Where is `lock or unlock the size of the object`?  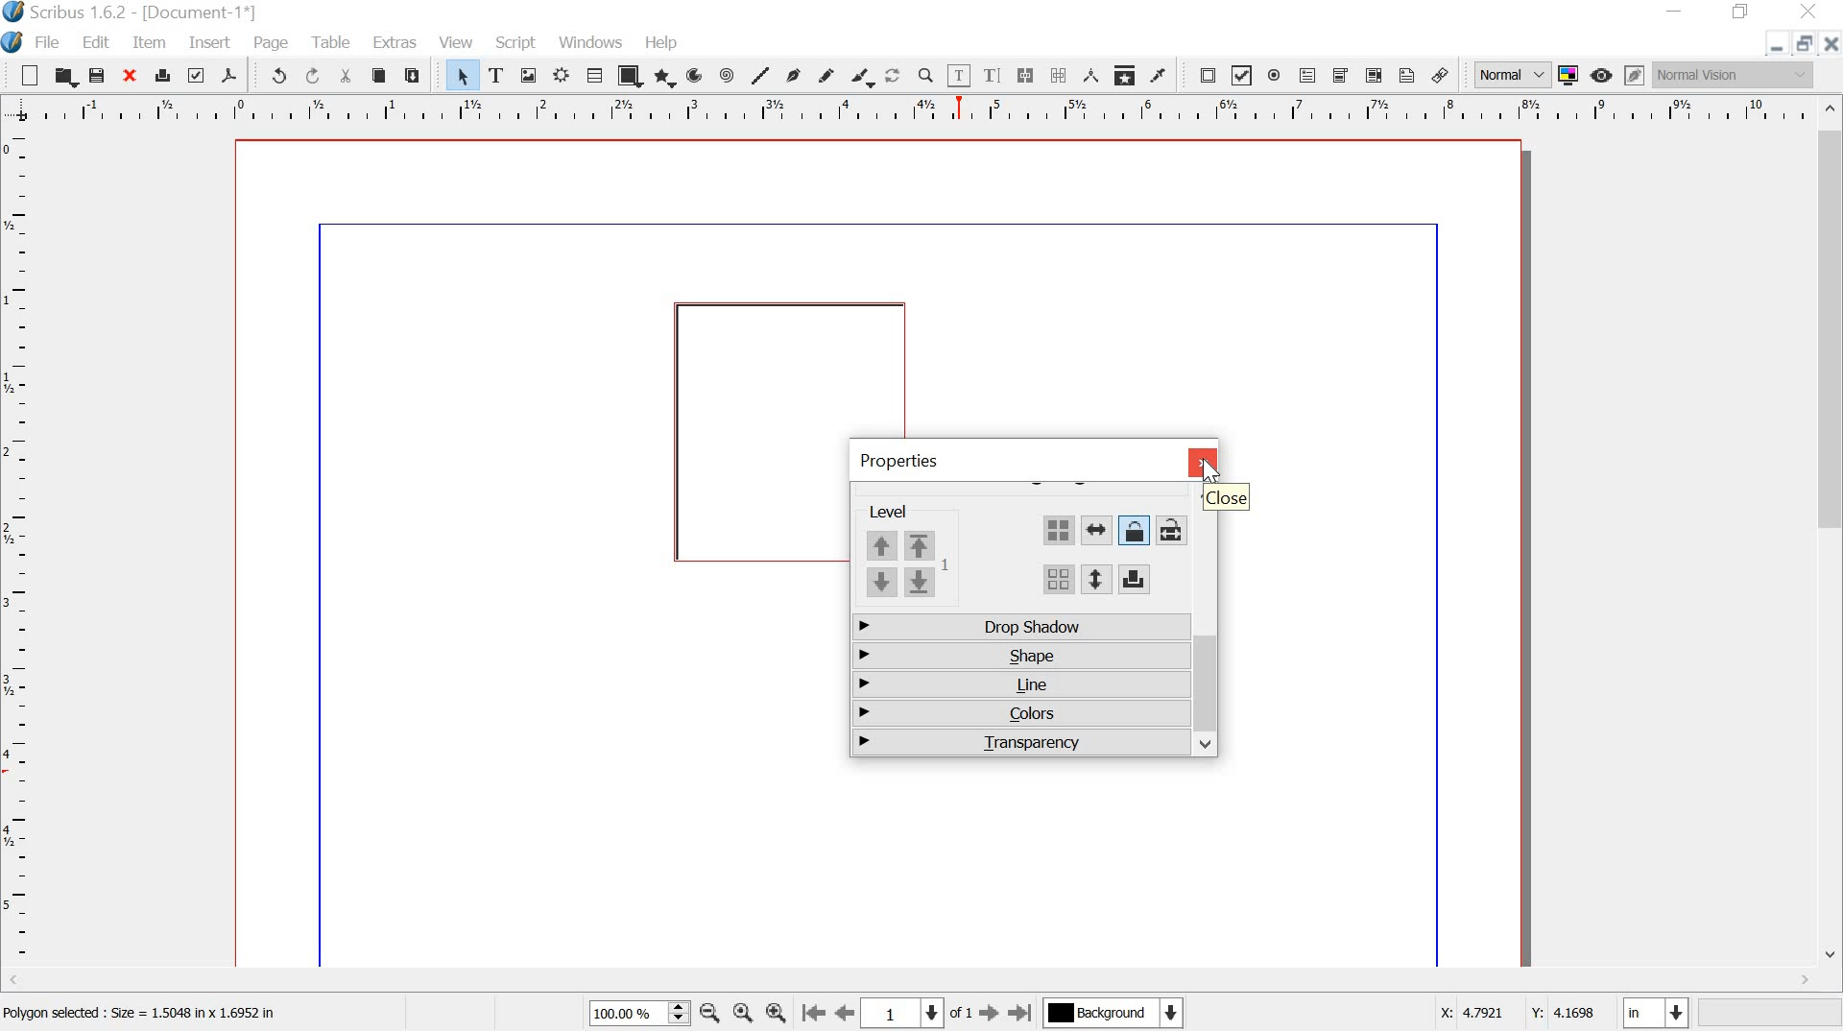
lock or unlock the size of the object is located at coordinates (1169, 530).